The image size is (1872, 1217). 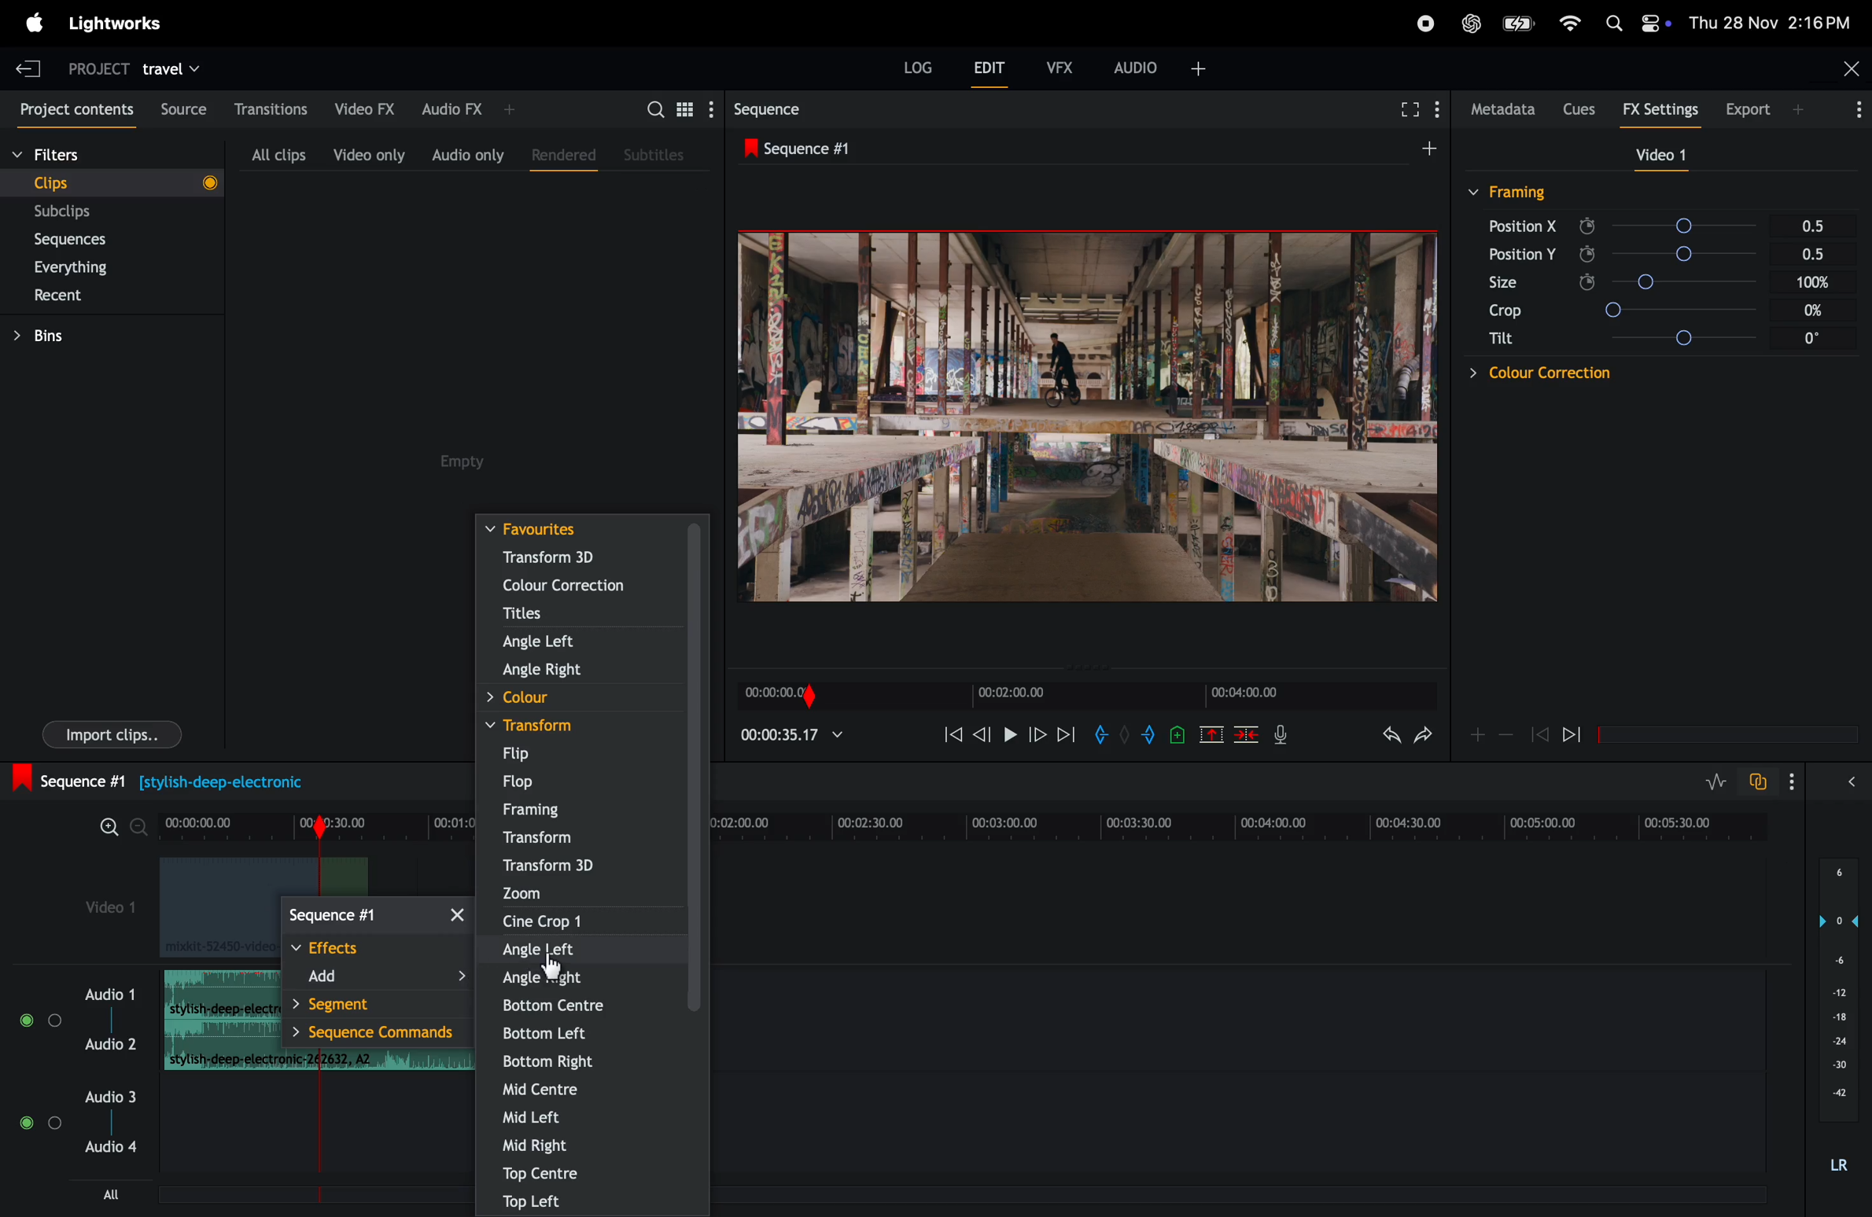 I want to click on cine crop, so click(x=580, y=921).